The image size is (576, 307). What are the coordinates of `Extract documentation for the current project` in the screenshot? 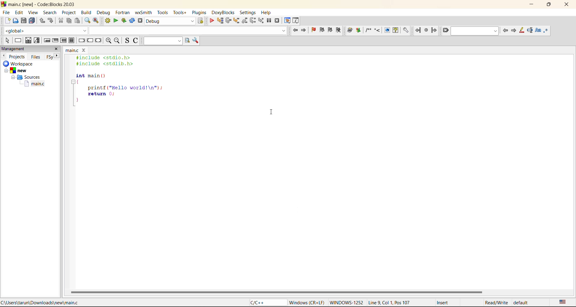 It's located at (358, 30).